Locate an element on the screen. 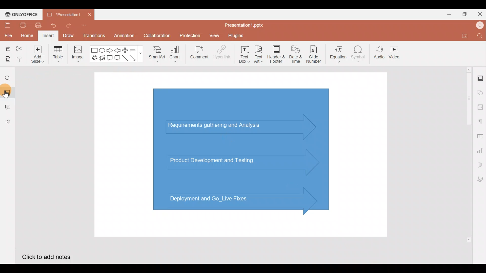 Image resolution: width=486 pixels, height=273 pixels. Image settings is located at coordinates (480, 106).